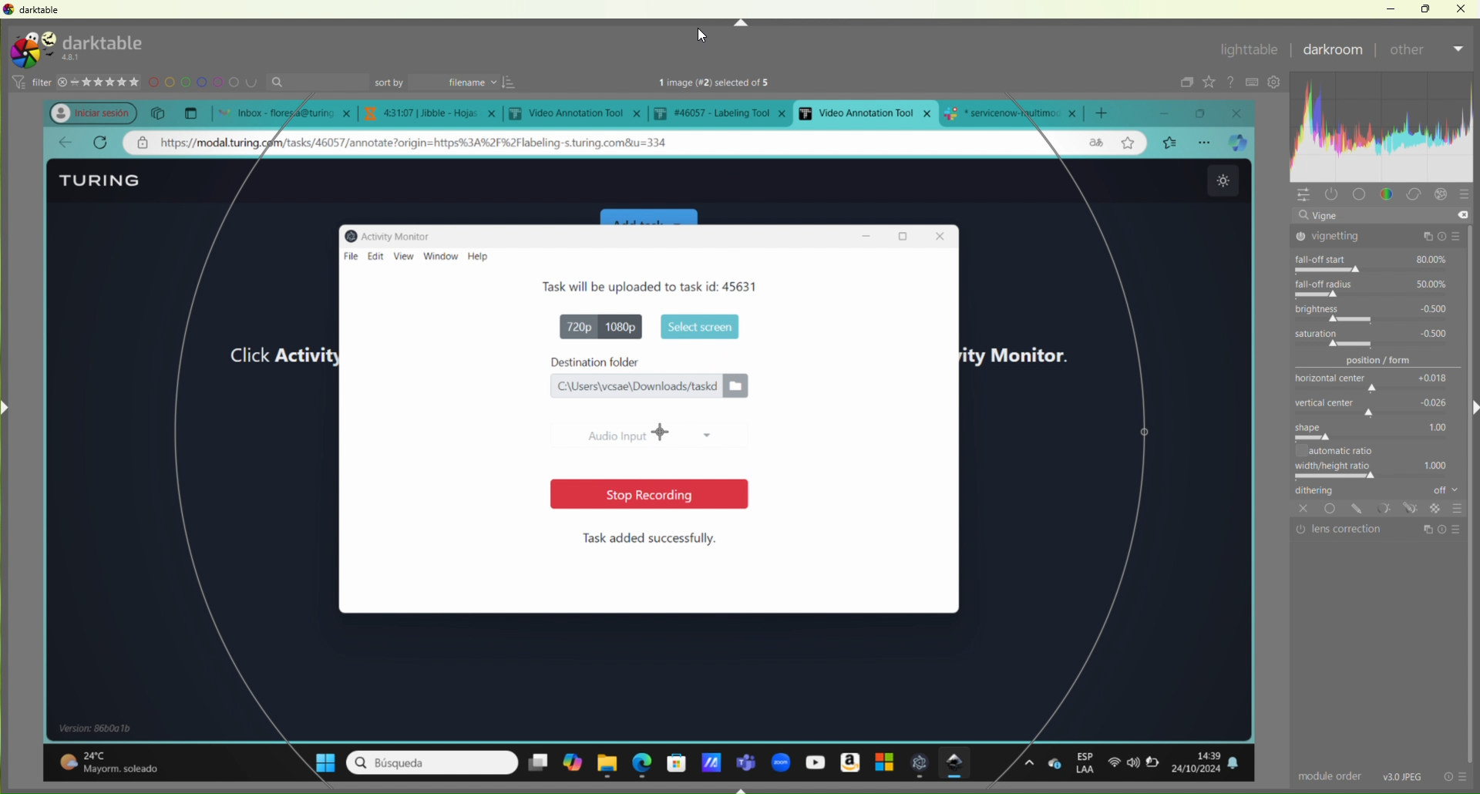  What do you see at coordinates (1375, 288) in the screenshot?
I see `fall-off radius` at bounding box center [1375, 288].